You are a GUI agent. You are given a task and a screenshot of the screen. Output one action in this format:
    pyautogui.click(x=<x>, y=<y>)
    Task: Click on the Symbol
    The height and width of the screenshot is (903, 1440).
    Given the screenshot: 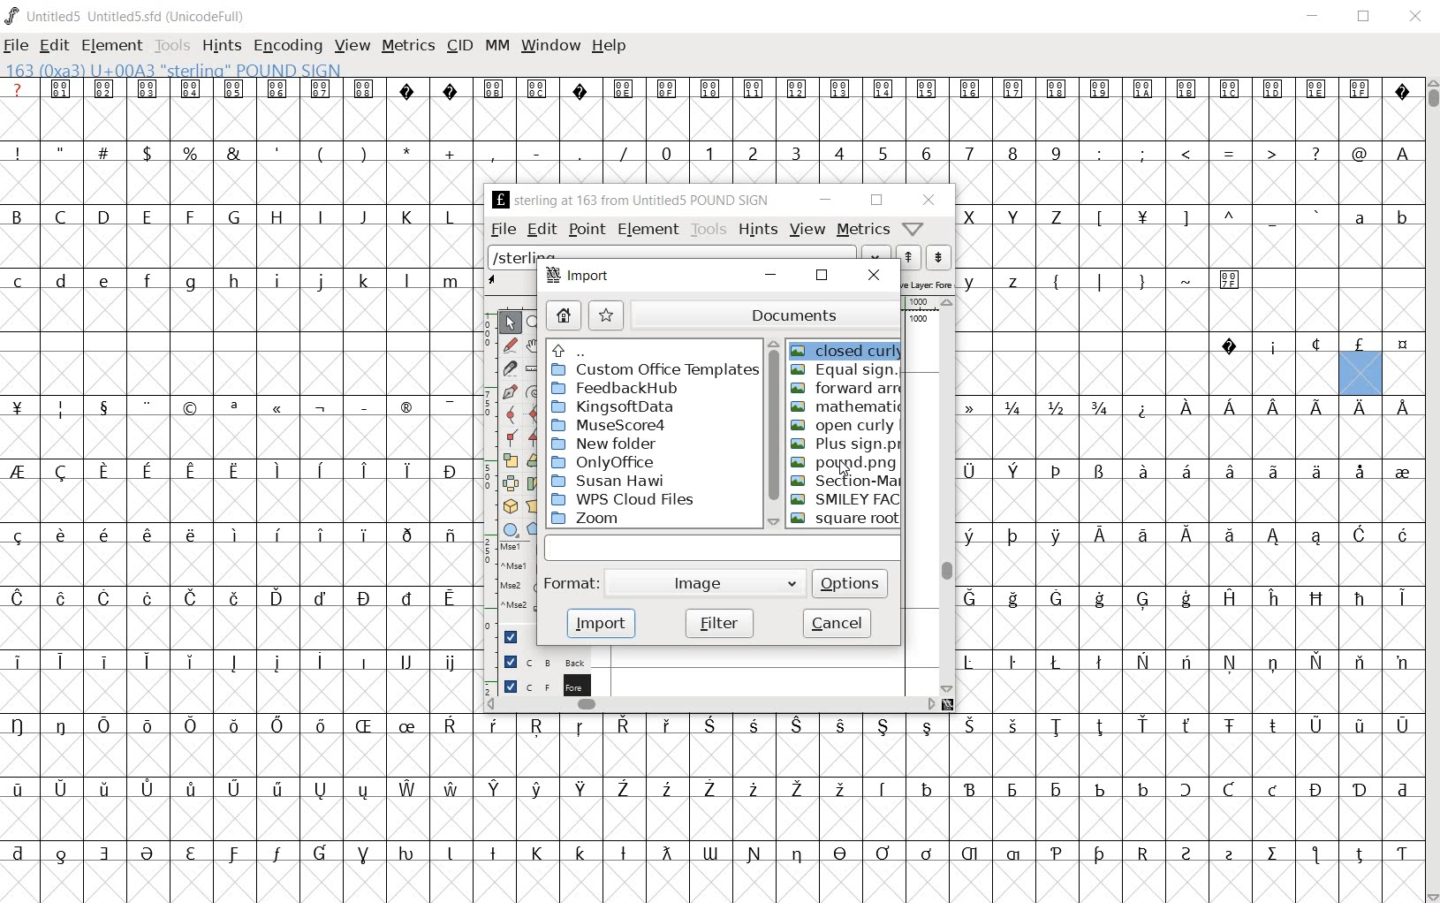 What is the action you would take?
    pyautogui.click(x=408, y=596)
    